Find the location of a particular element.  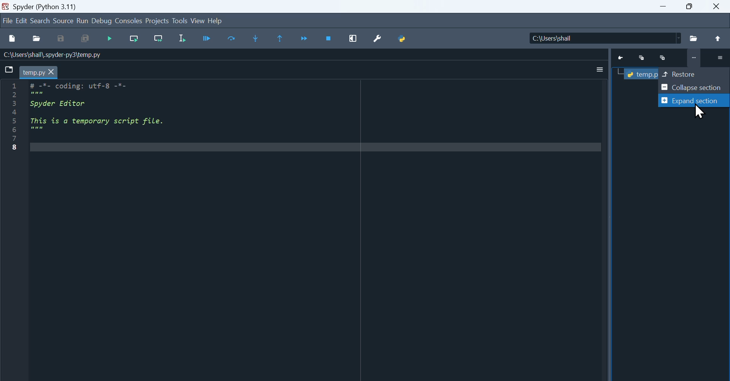

Source is located at coordinates (63, 21).